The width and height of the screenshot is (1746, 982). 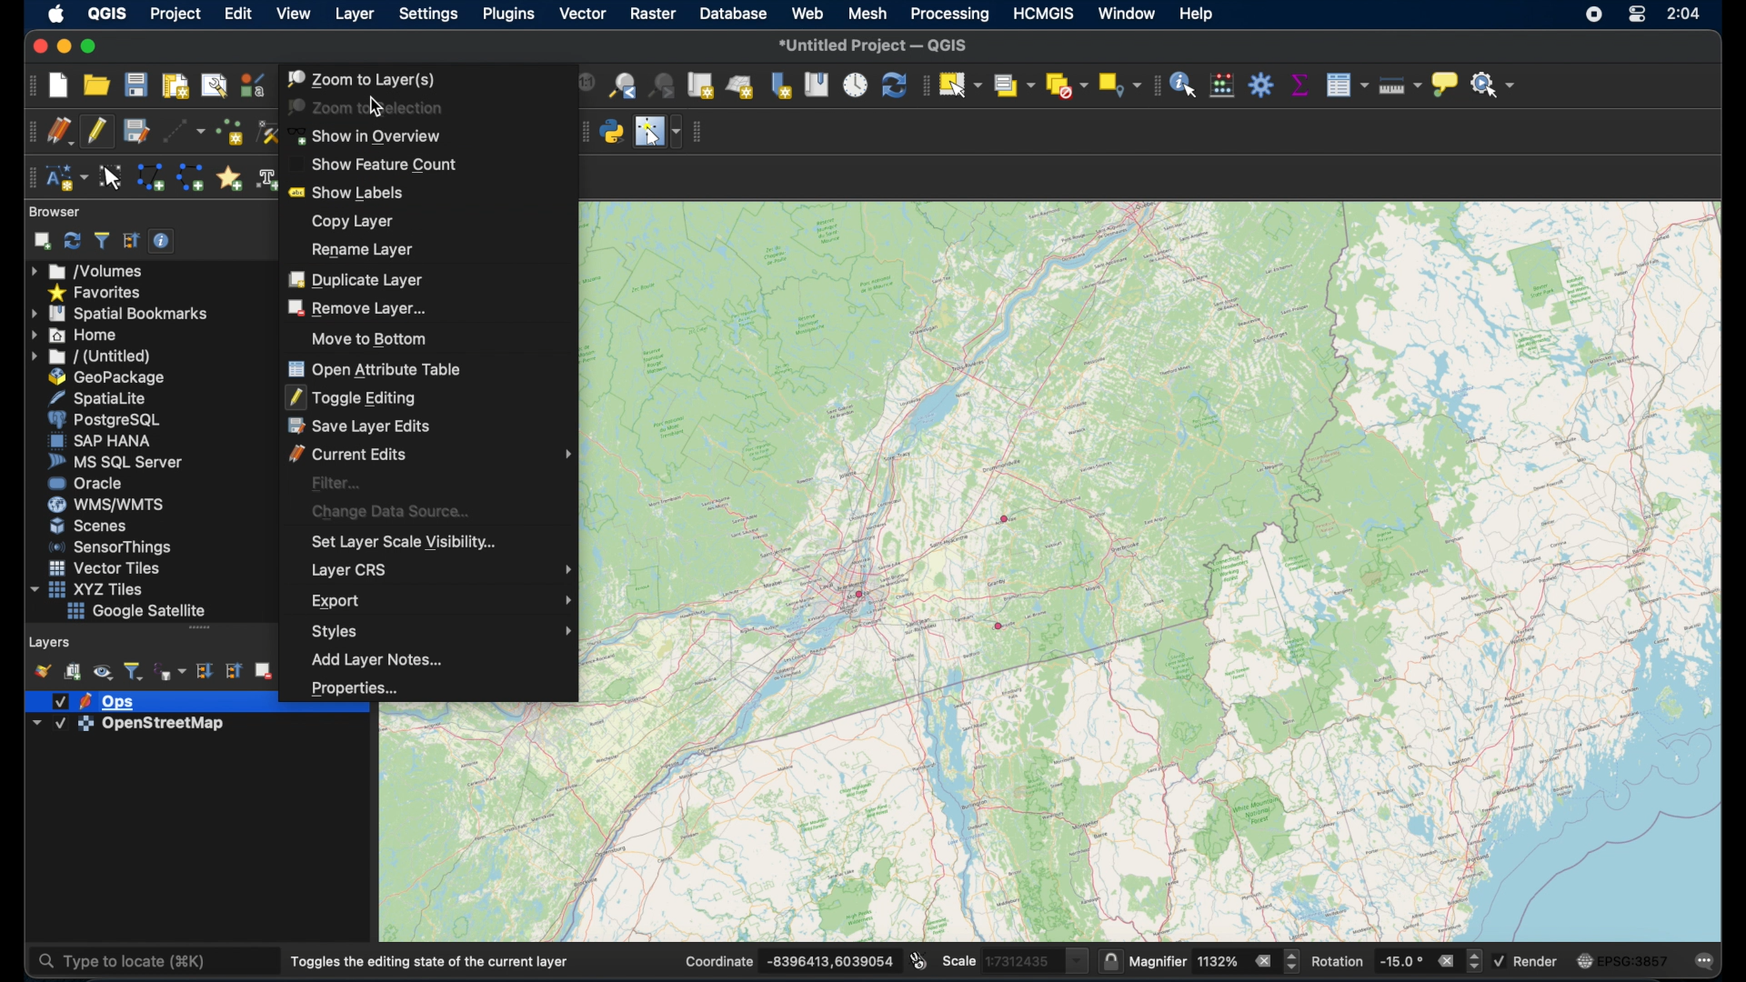 I want to click on show feature count, so click(x=375, y=162).